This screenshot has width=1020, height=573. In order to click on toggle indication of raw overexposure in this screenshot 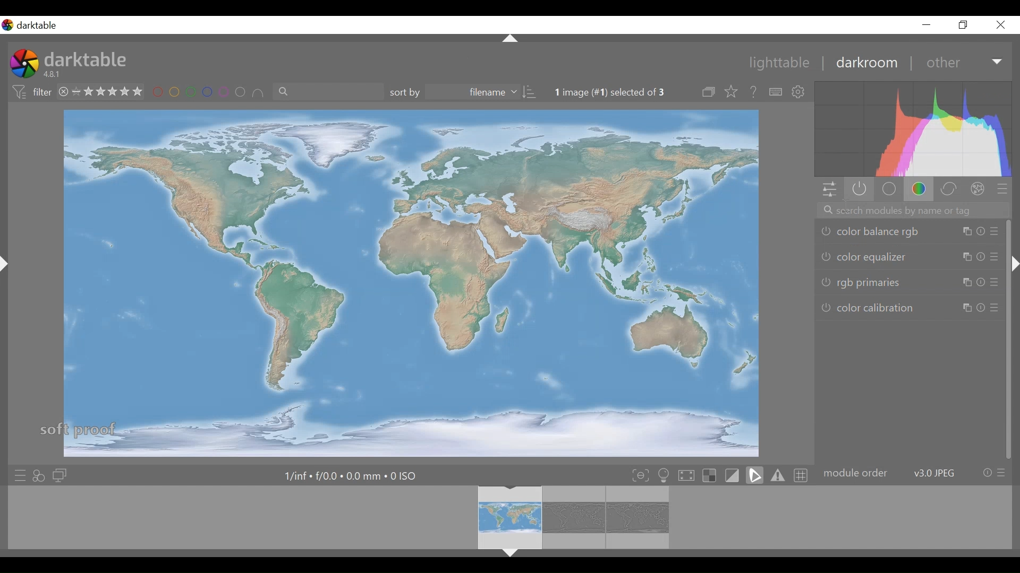, I will do `click(711, 476)`.